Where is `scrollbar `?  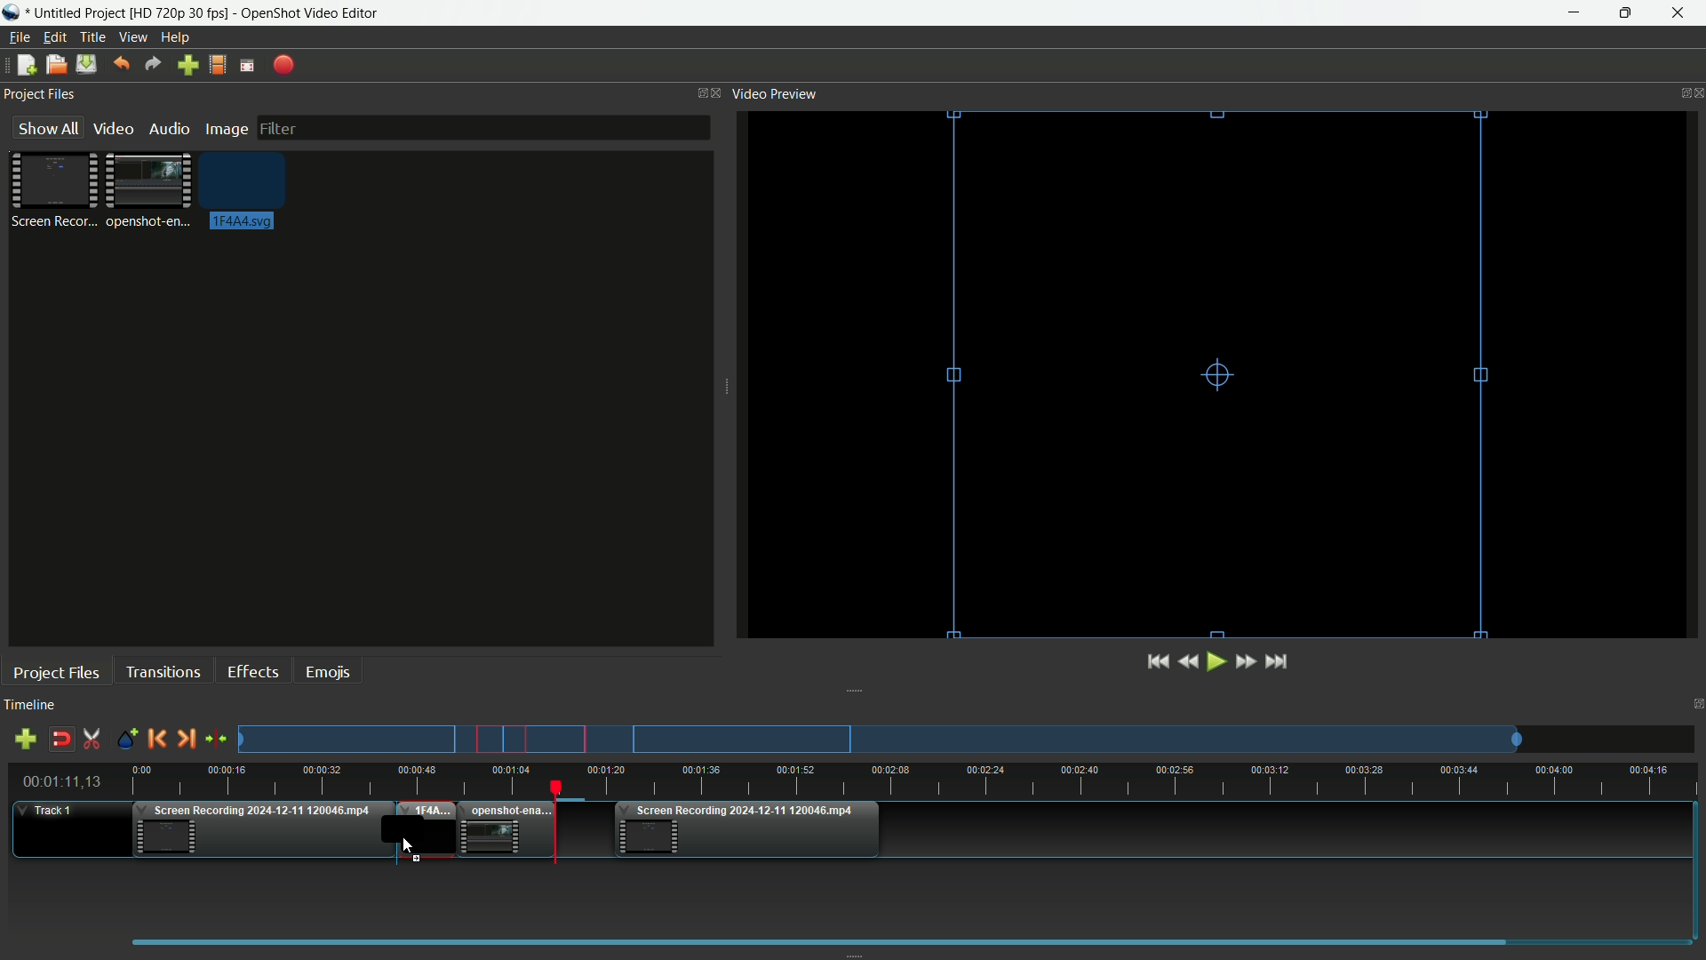
scrollbar  is located at coordinates (904, 940).